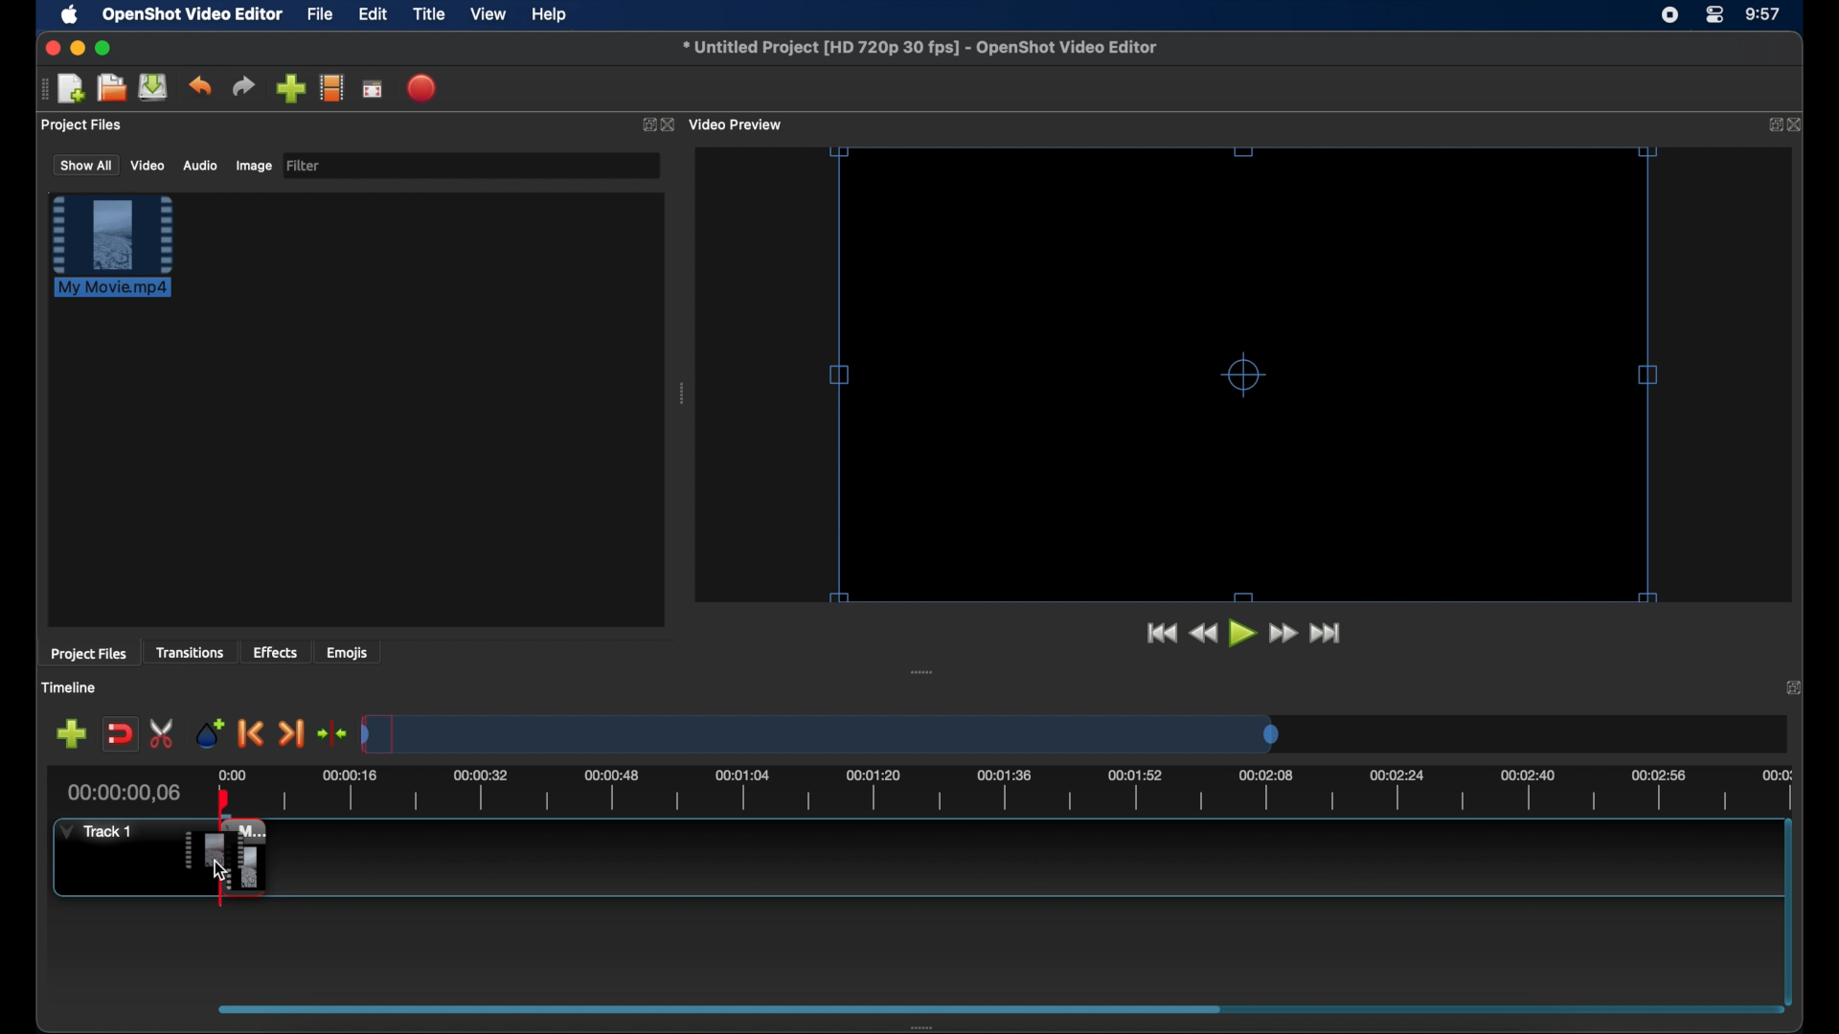 The image size is (1839, 1034). I want to click on add marker, so click(210, 731).